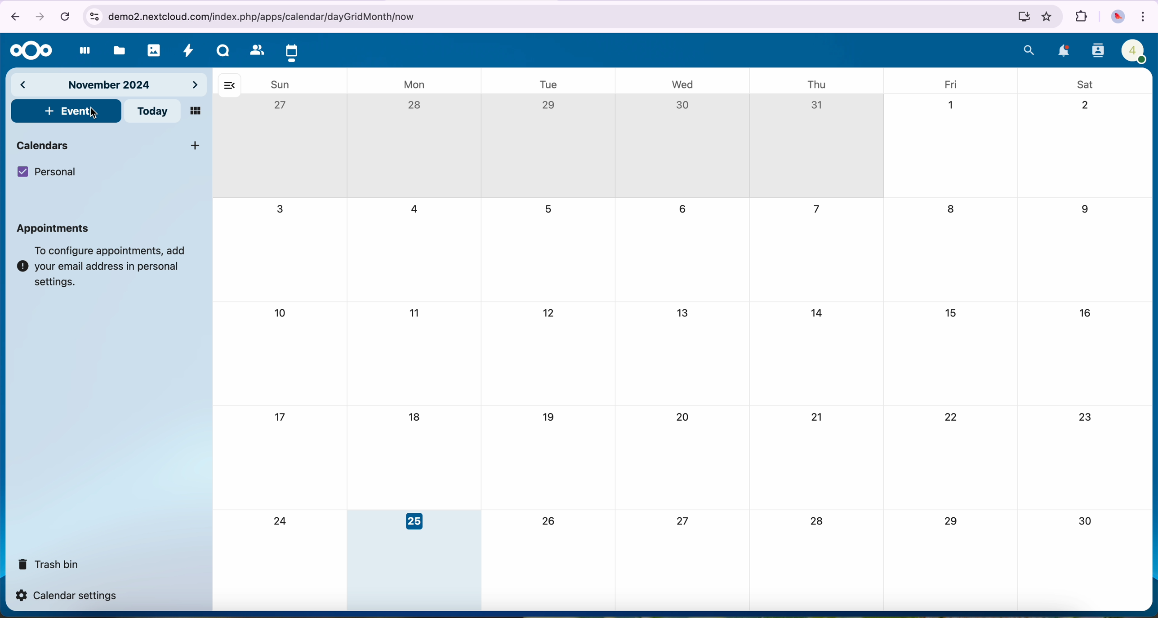 The image size is (1158, 618). What do you see at coordinates (951, 417) in the screenshot?
I see `22` at bounding box center [951, 417].